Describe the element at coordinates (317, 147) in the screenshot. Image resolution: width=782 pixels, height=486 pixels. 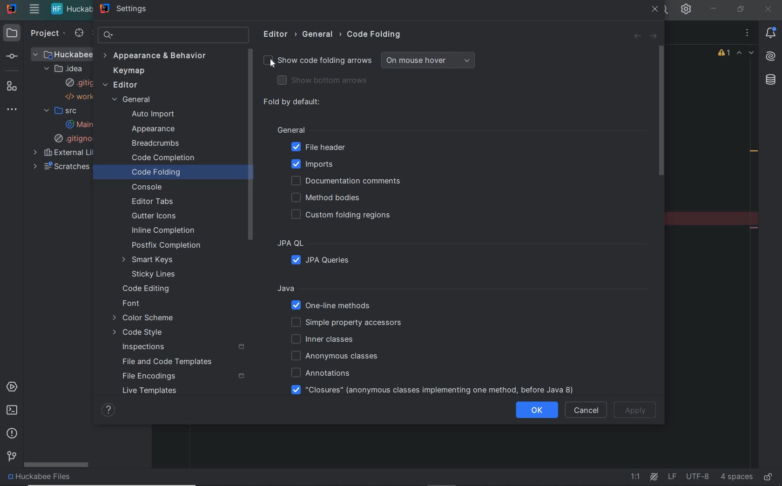
I see `file header` at that location.